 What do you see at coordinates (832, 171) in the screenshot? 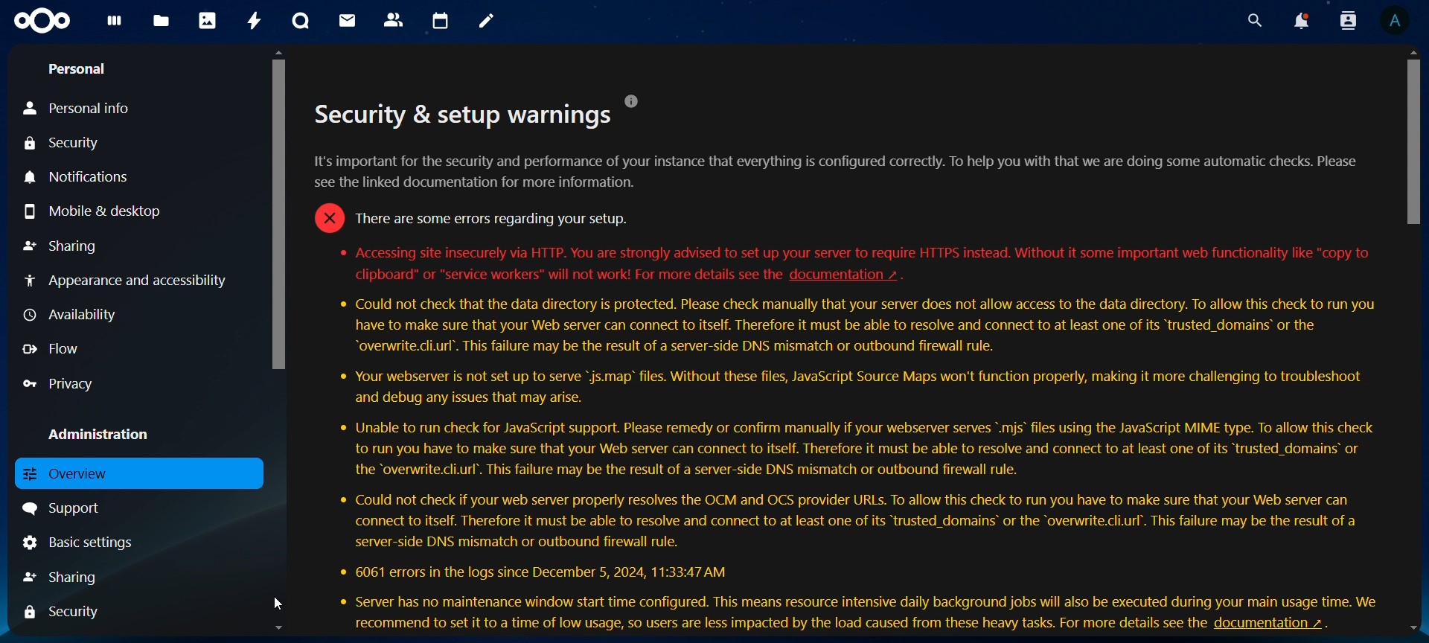
I see `It's important for the security and performance of your instance that everything is configured correctly. To help you with that we are doing some automatic checks. Please
see the linked documentation for more information.` at bounding box center [832, 171].